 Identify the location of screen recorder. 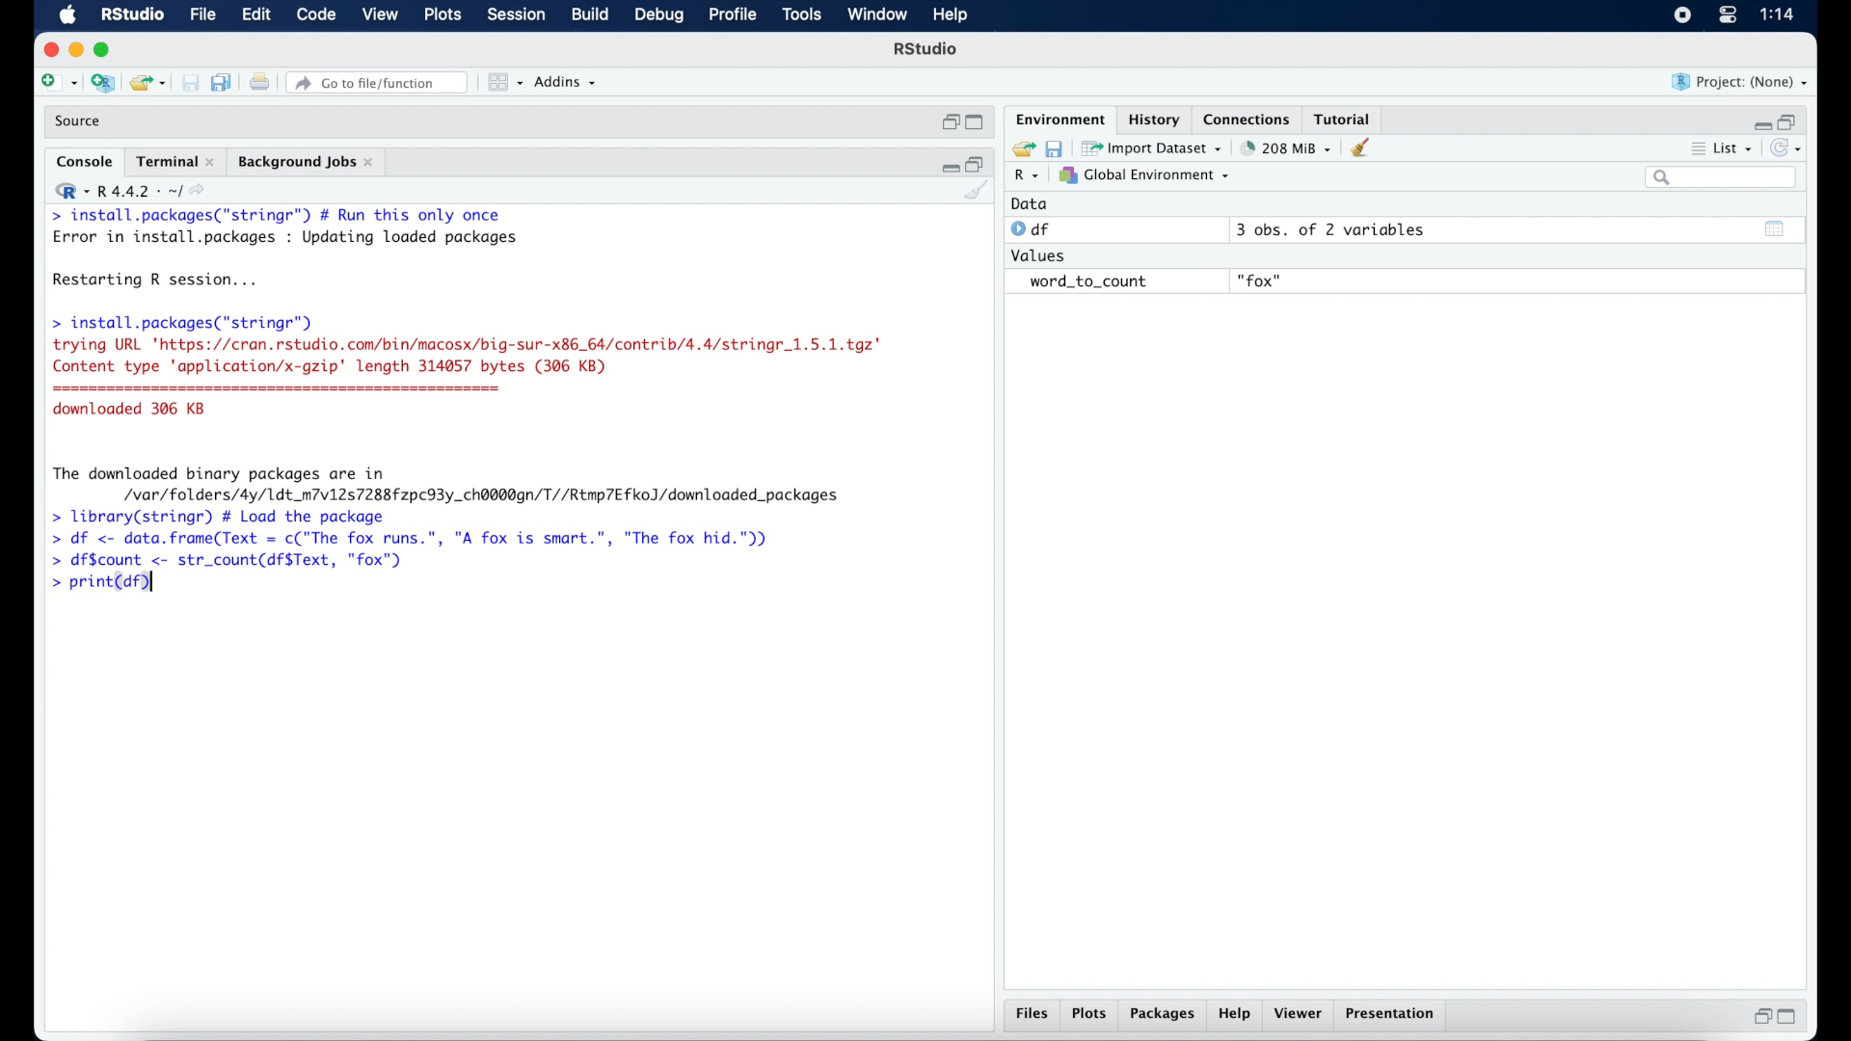
(1682, 16).